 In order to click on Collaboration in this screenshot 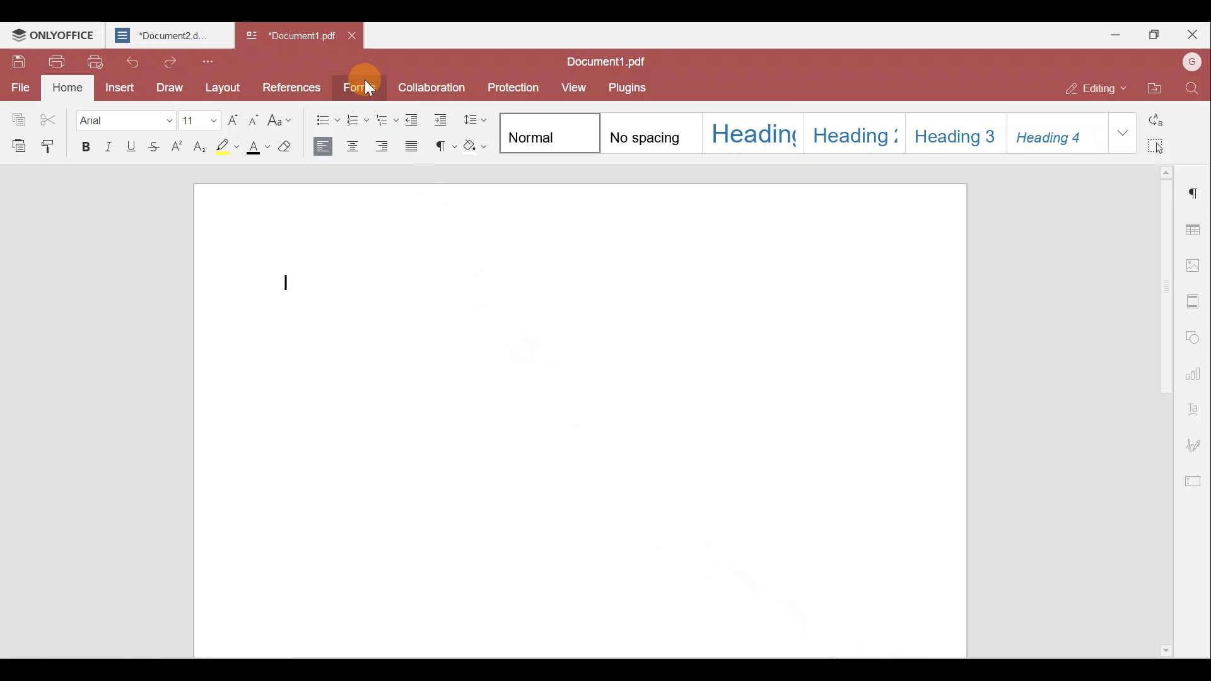, I will do `click(436, 86)`.